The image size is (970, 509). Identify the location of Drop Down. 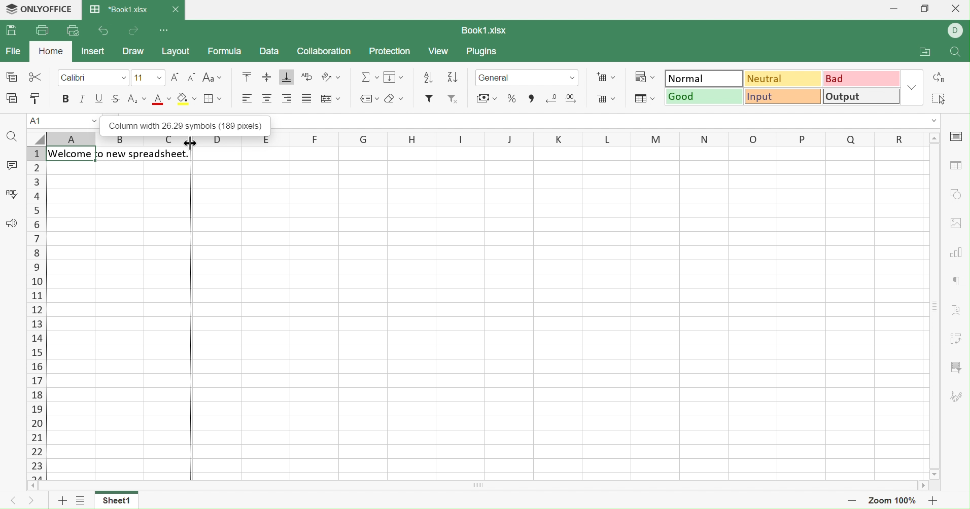
(932, 121).